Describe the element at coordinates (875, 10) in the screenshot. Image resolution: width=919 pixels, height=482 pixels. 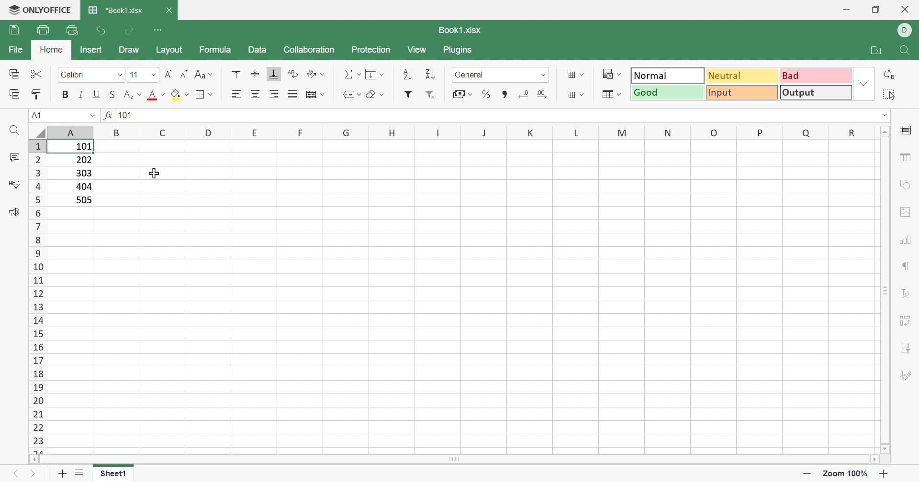
I see `Restore Down` at that location.